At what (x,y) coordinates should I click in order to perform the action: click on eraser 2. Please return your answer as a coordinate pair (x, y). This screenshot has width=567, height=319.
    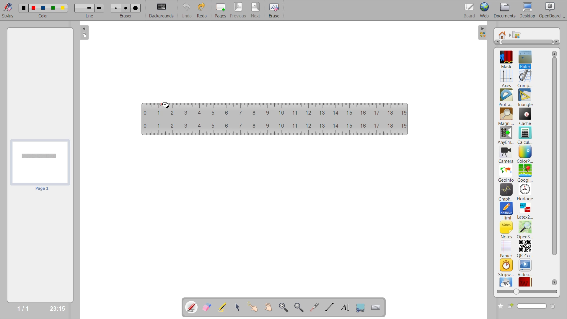
    Looking at the image, I should click on (126, 8).